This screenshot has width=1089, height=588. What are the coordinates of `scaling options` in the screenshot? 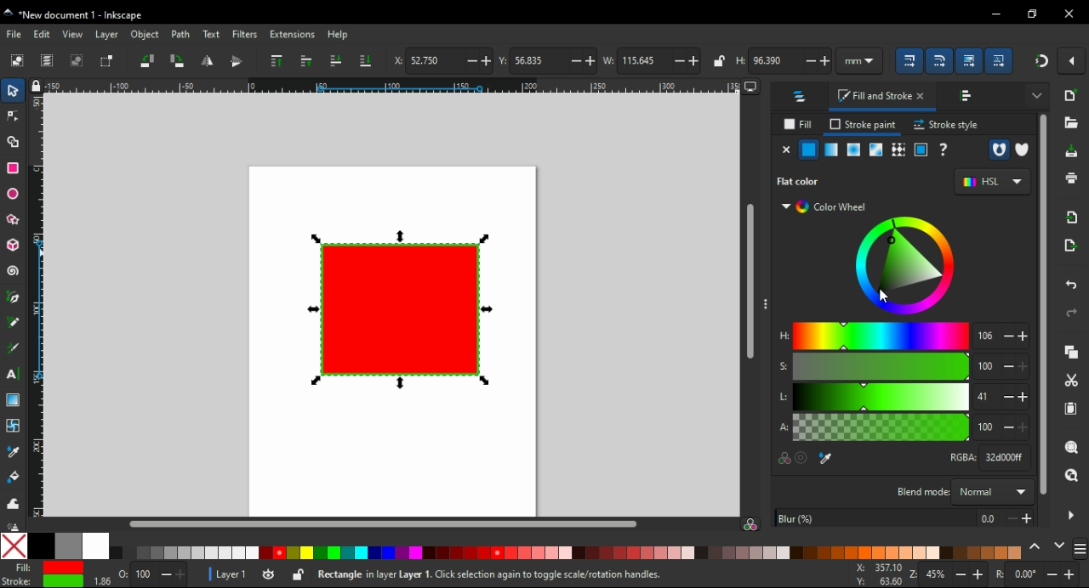 It's located at (909, 59).